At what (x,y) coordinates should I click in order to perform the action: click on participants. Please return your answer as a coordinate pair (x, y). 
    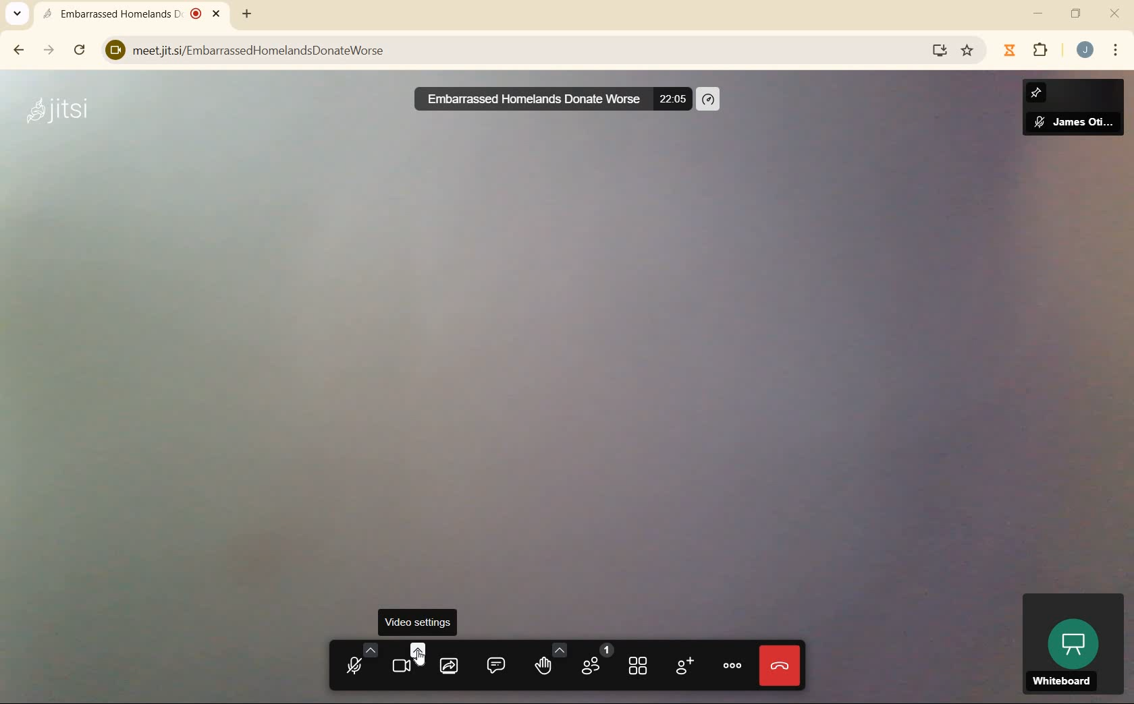
    Looking at the image, I should click on (595, 662).